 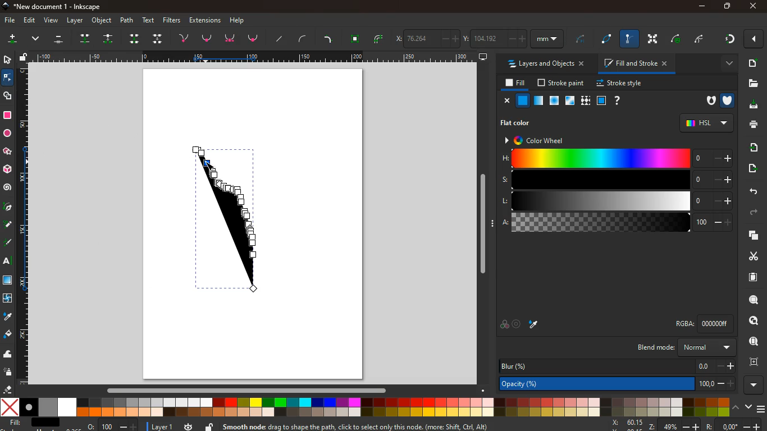 What do you see at coordinates (6, 59) in the screenshot?
I see `select` at bounding box center [6, 59].